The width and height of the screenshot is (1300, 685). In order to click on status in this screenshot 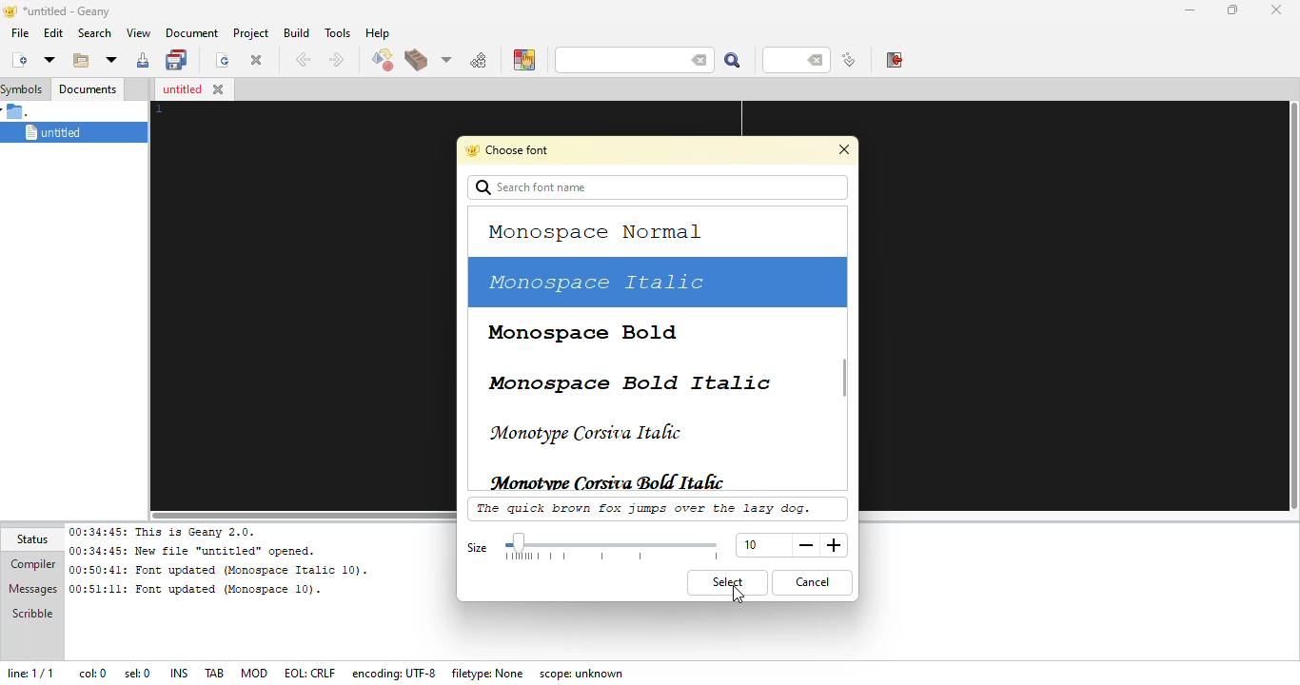, I will do `click(36, 539)`.